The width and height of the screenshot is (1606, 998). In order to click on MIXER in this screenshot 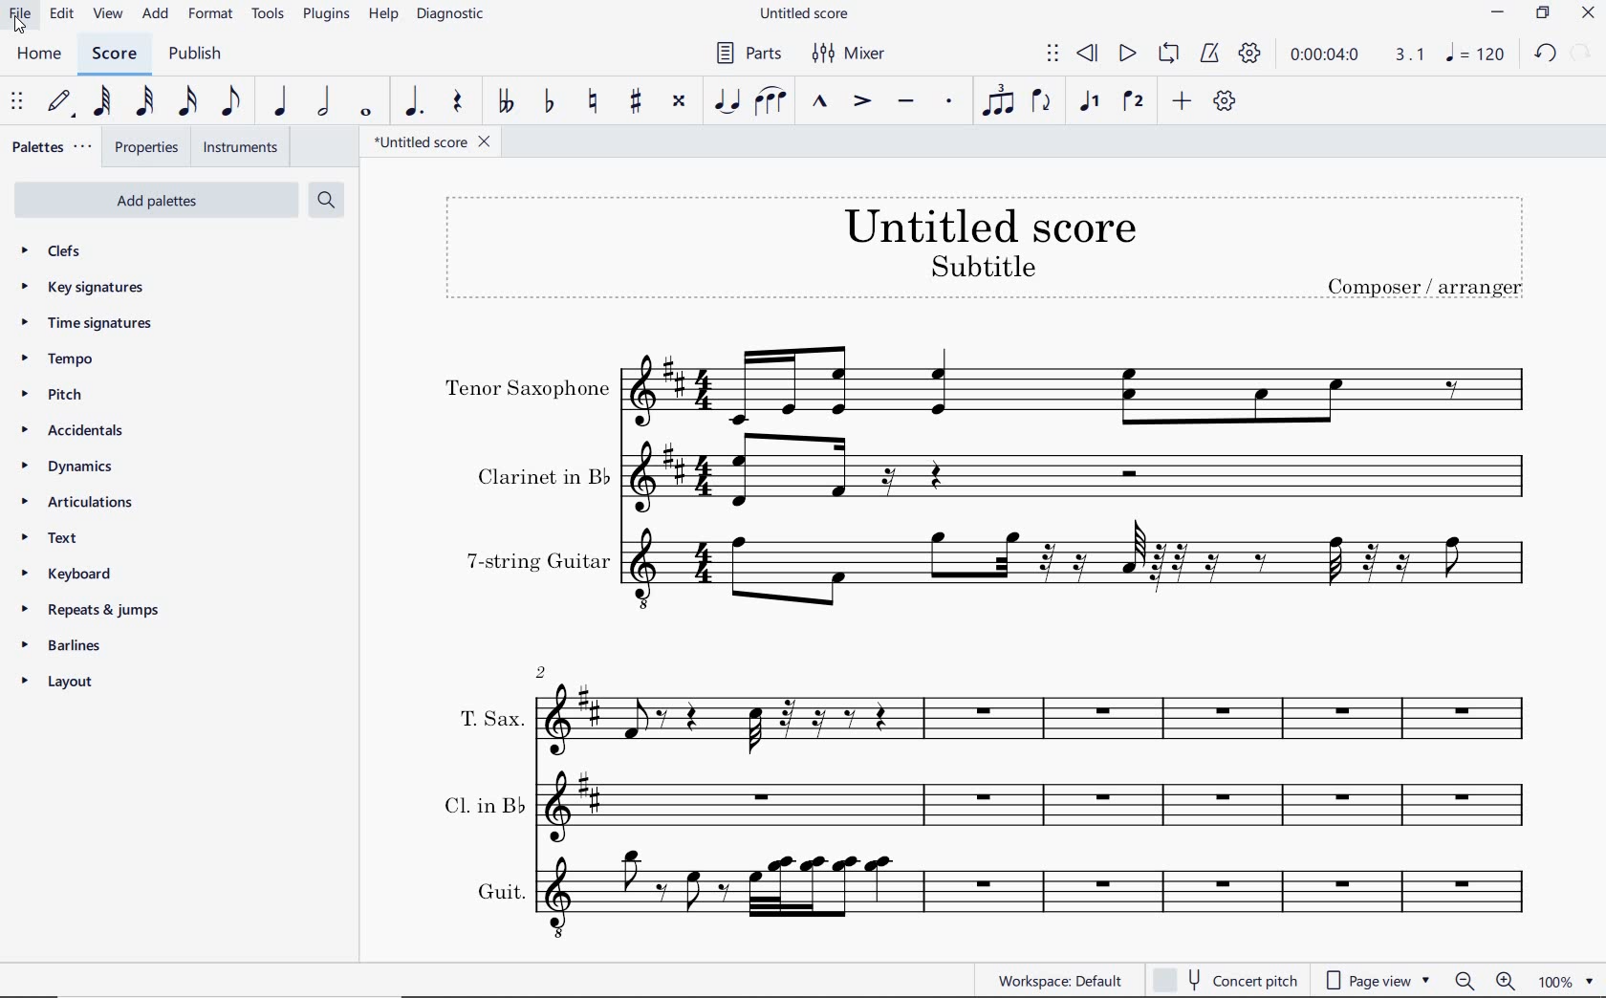, I will do `click(857, 54)`.